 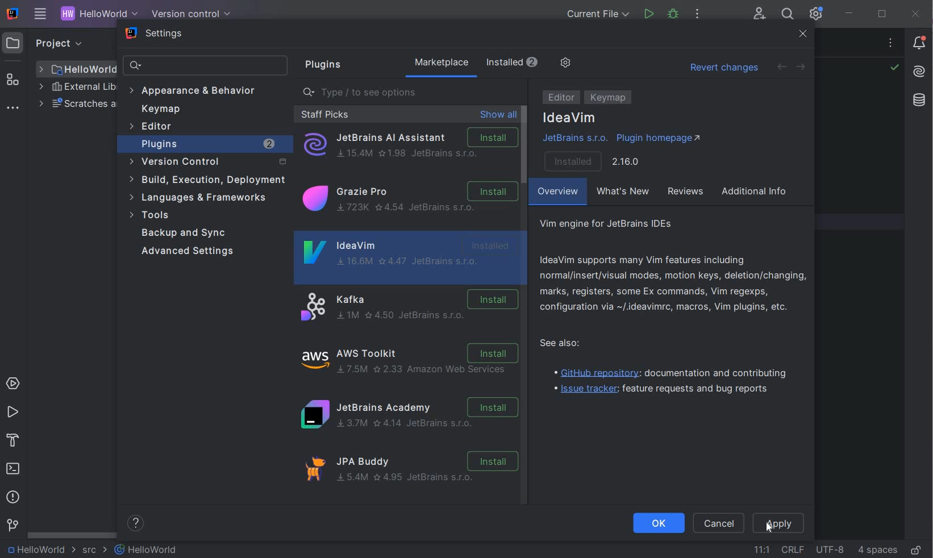 What do you see at coordinates (687, 193) in the screenshot?
I see `reviews` at bounding box center [687, 193].